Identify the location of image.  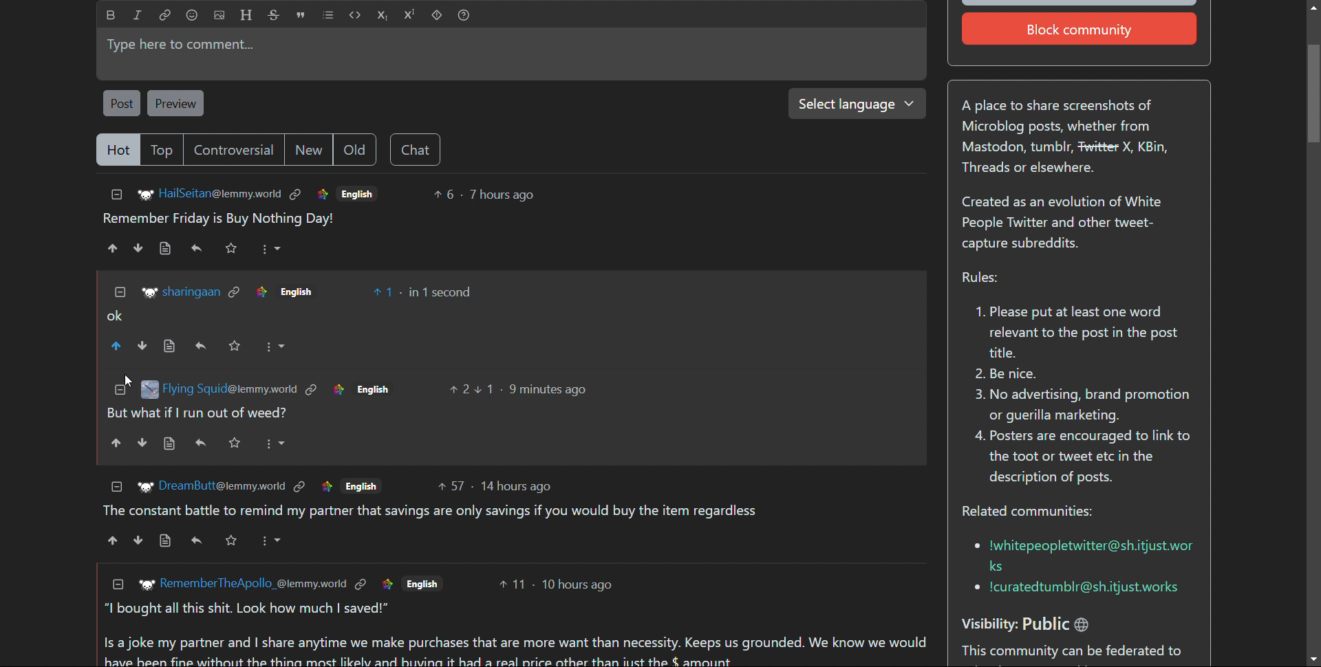
(148, 292).